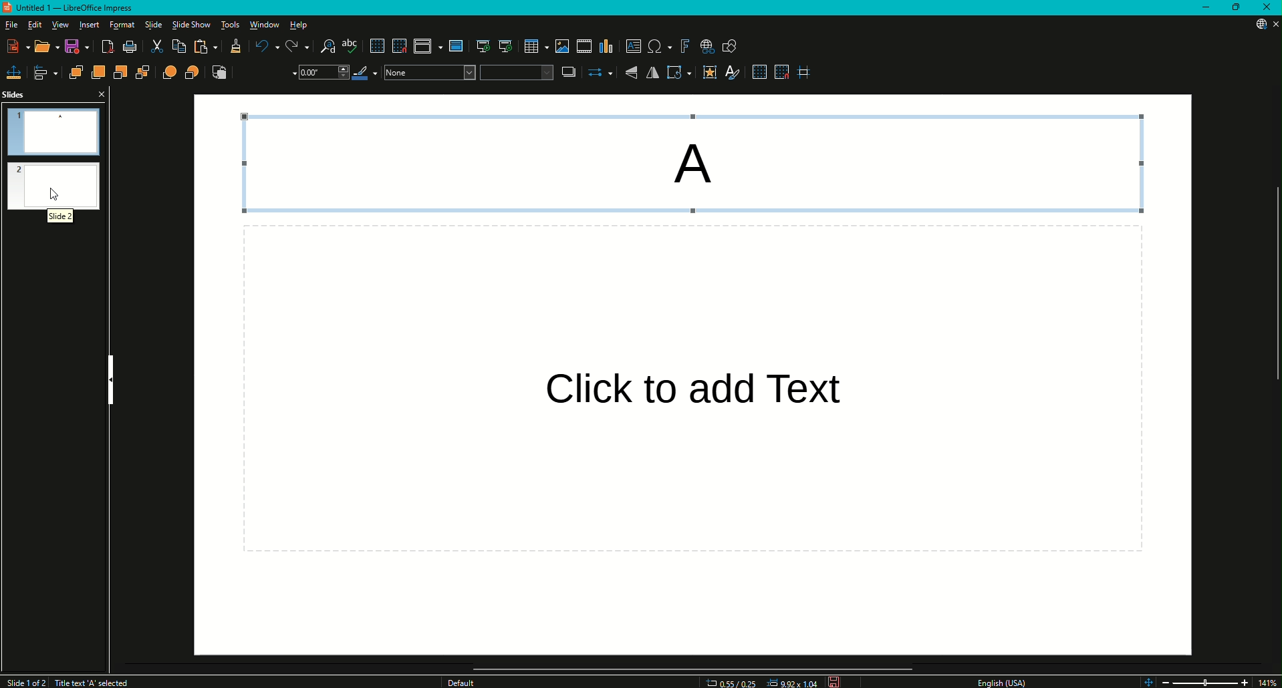 This screenshot has width=1282, height=688. Describe the element at coordinates (808, 73) in the screenshot. I see `Helplines While Moving` at that location.